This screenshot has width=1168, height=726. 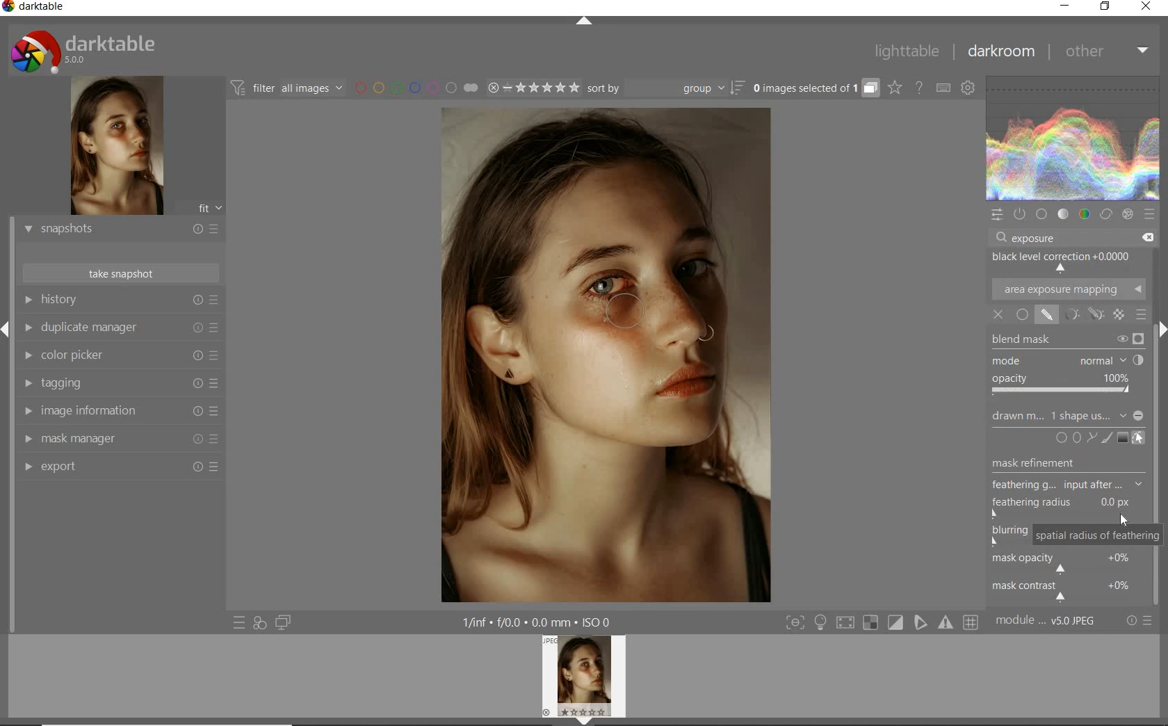 What do you see at coordinates (416, 88) in the screenshot?
I see `filter by image color` at bounding box center [416, 88].